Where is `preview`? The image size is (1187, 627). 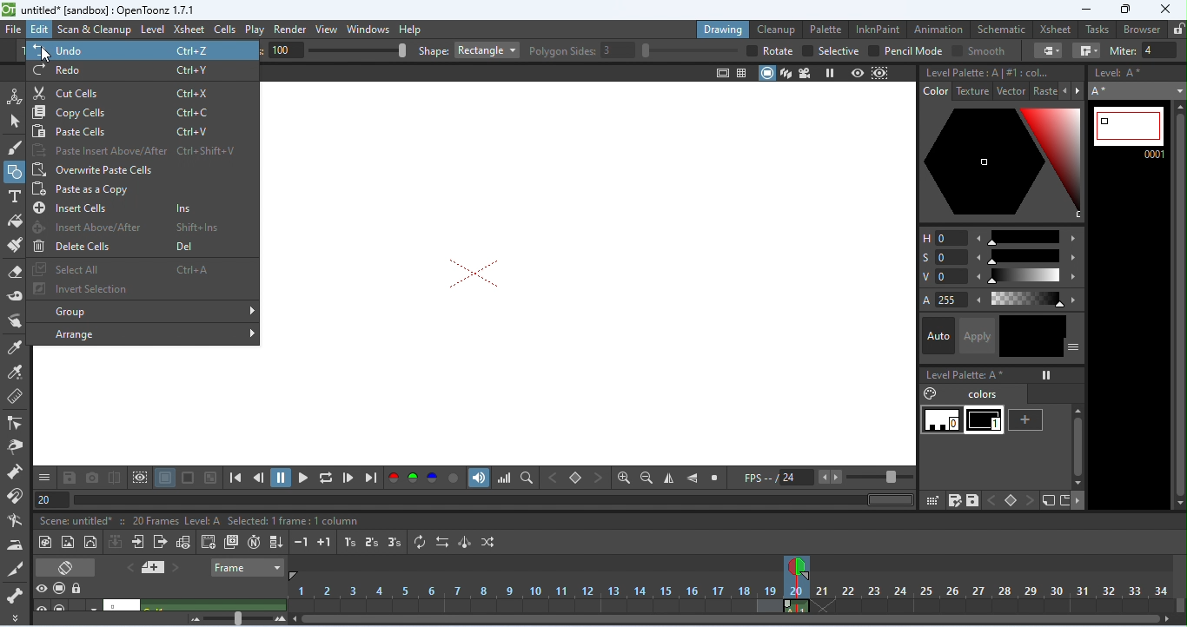 preview is located at coordinates (857, 73).